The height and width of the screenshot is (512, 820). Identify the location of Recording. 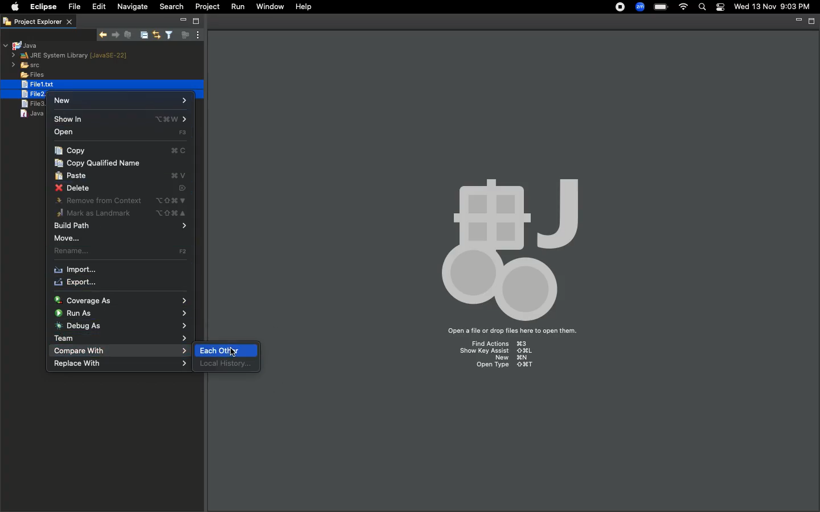
(617, 9).